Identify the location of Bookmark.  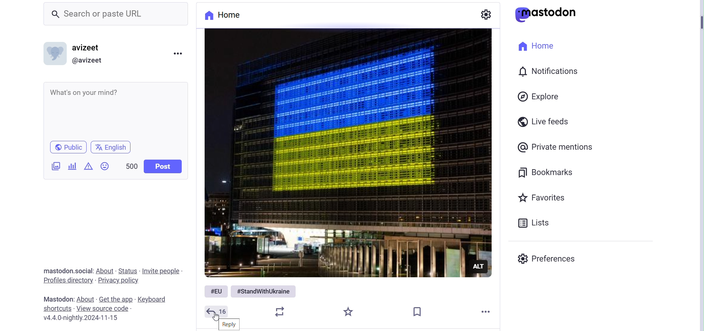
(418, 310).